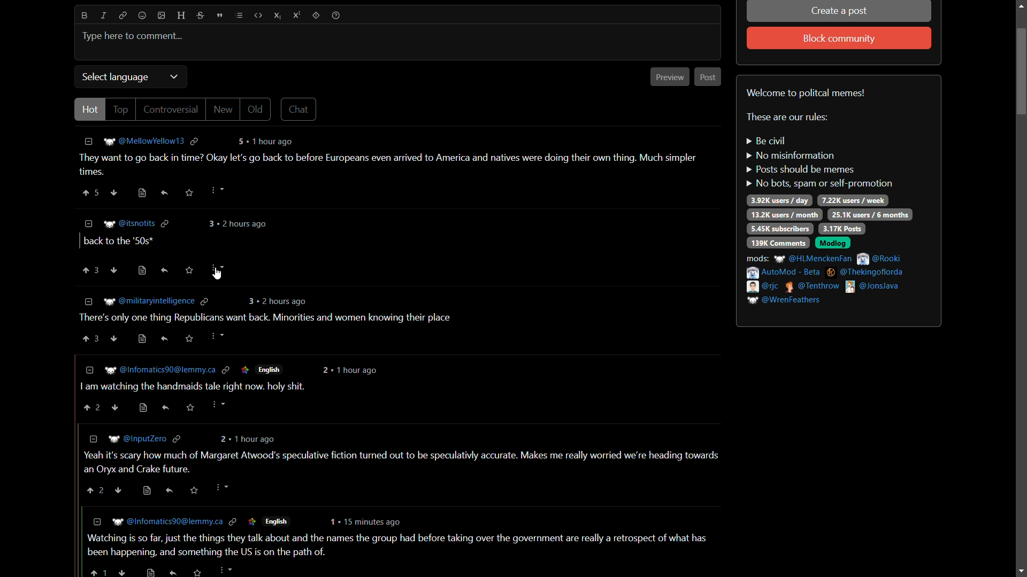  Describe the element at coordinates (393, 166) in the screenshot. I see `comment-1` at that location.